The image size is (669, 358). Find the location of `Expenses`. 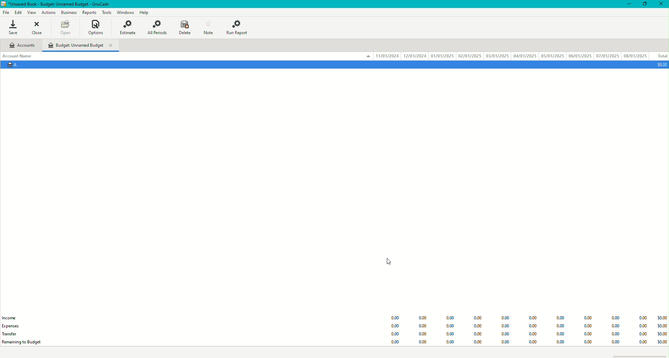

Expenses is located at coordinates (14, 326).